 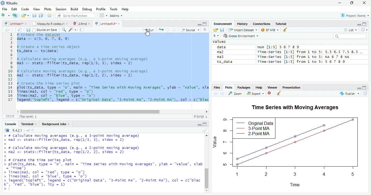 What do you see at coordinates (206, 112) in the screenshot?
I see `scrollbar right` at bounding box center [206, 112].